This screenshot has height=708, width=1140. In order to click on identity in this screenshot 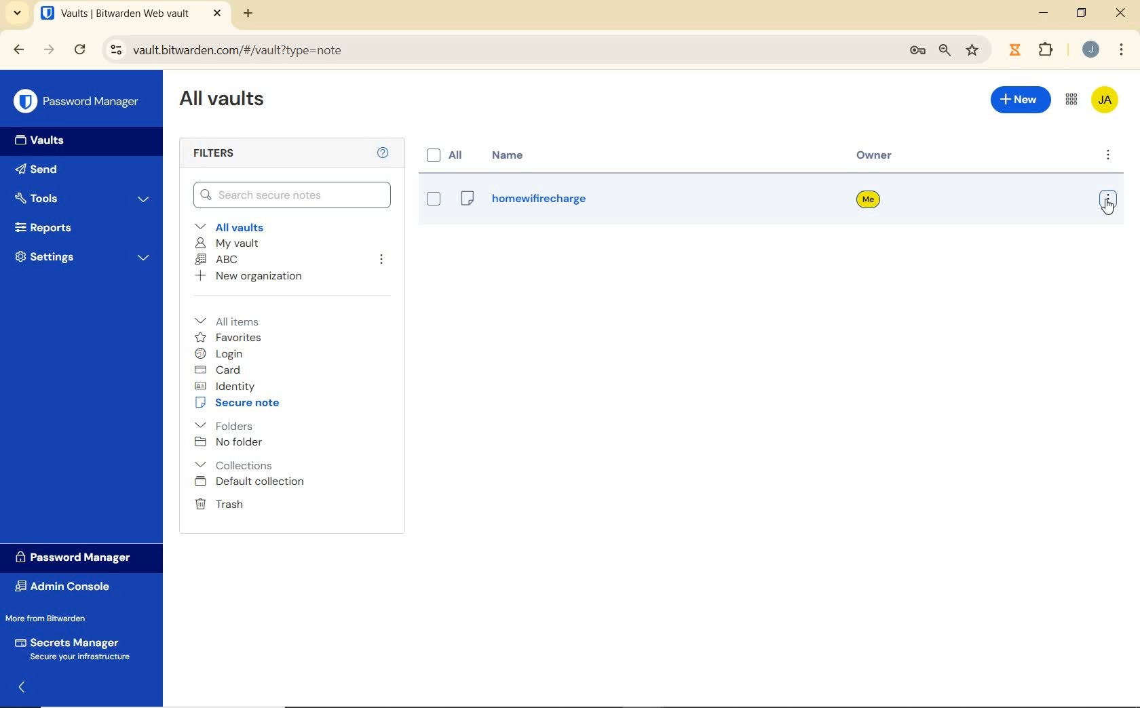, I will do `click(225, 385)`.